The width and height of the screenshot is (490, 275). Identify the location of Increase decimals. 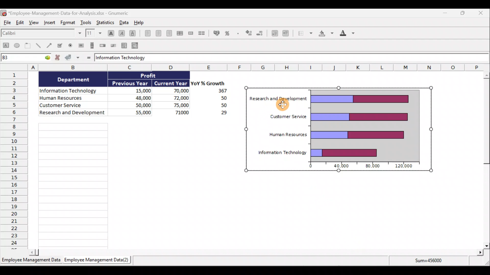
(248, 33).